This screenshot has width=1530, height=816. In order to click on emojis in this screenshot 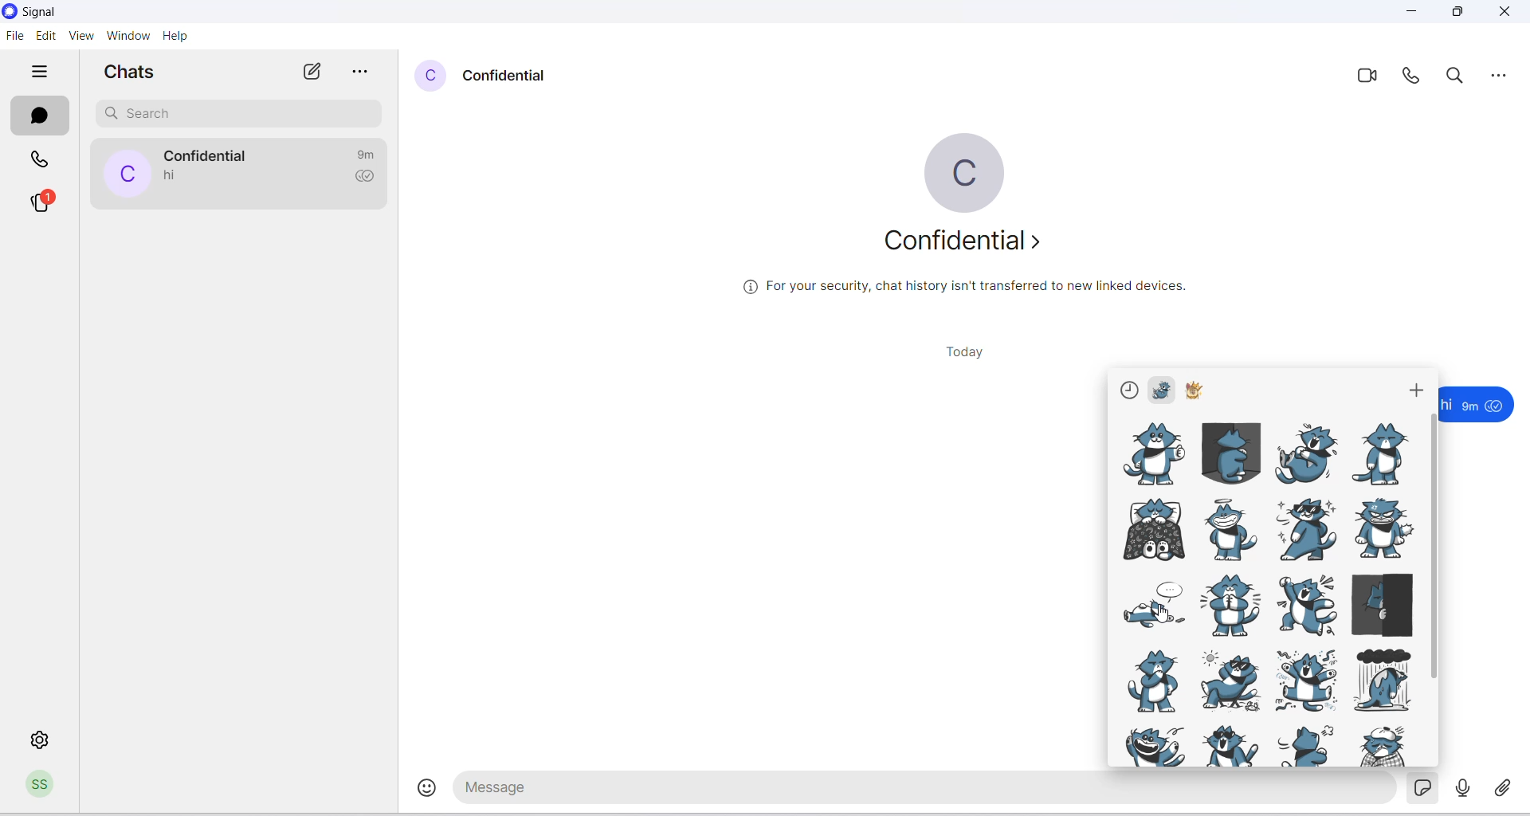, I will do `click(418, 792)`.